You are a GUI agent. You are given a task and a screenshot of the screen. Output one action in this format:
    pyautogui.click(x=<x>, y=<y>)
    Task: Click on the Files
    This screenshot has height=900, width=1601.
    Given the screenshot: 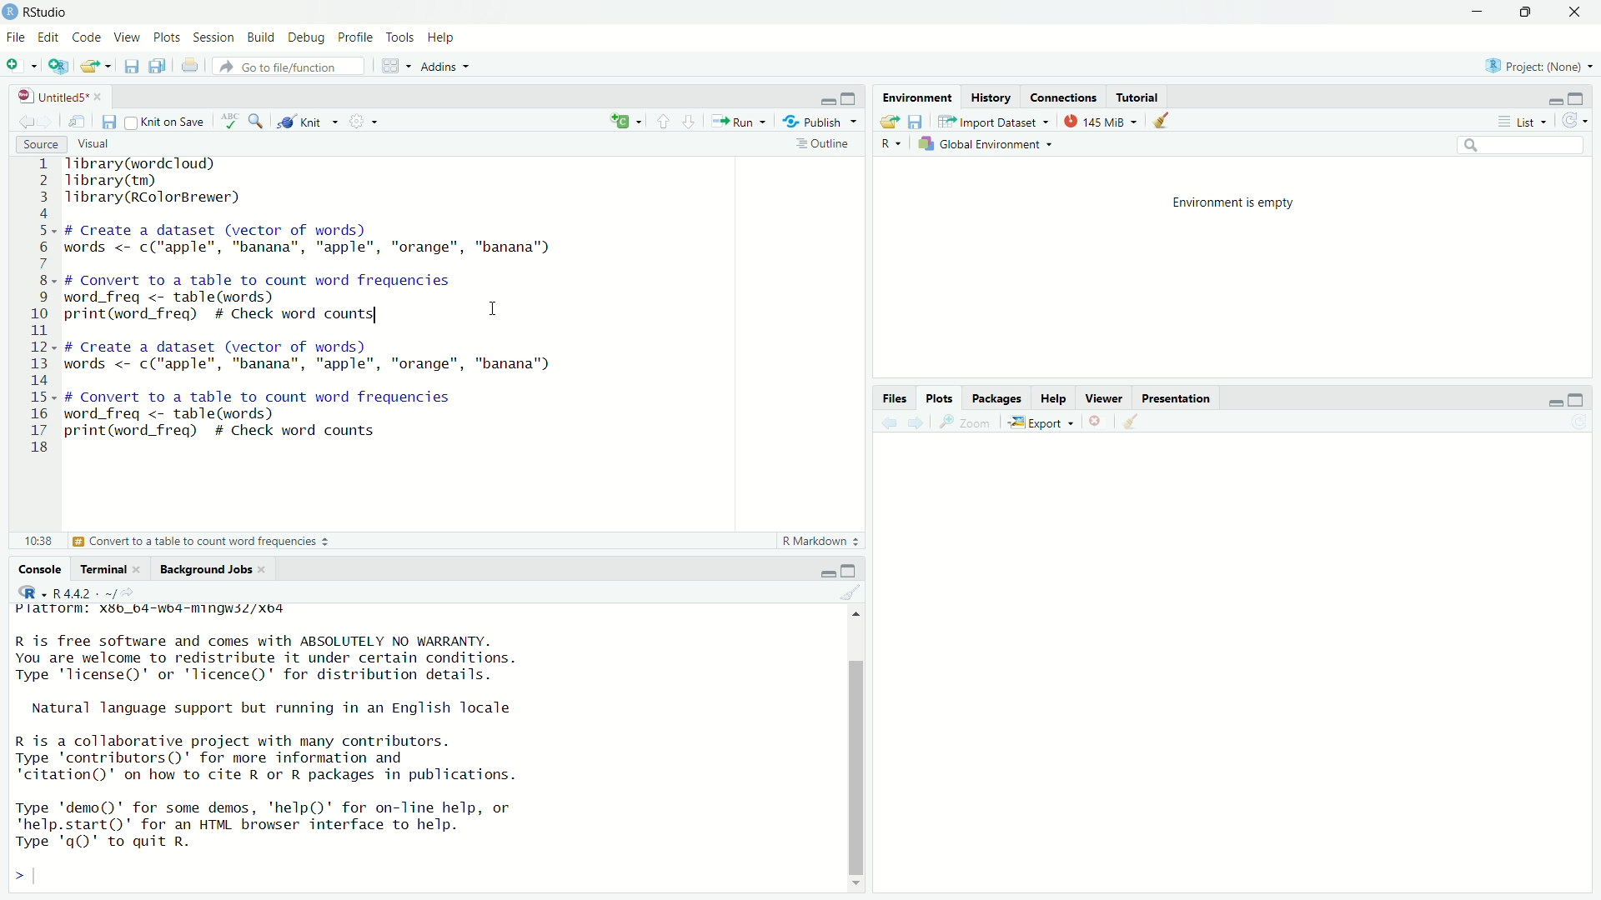 What is the action you would take?
    pyautogui.click(x=901, y=399)
    